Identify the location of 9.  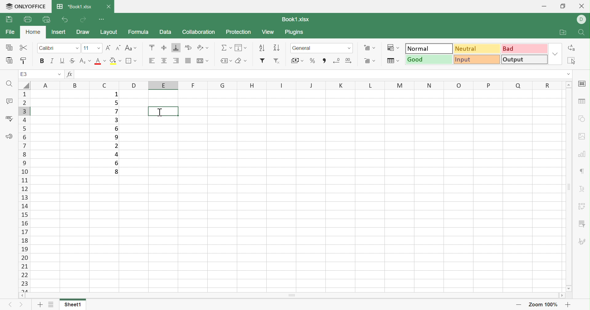
(117, 138).